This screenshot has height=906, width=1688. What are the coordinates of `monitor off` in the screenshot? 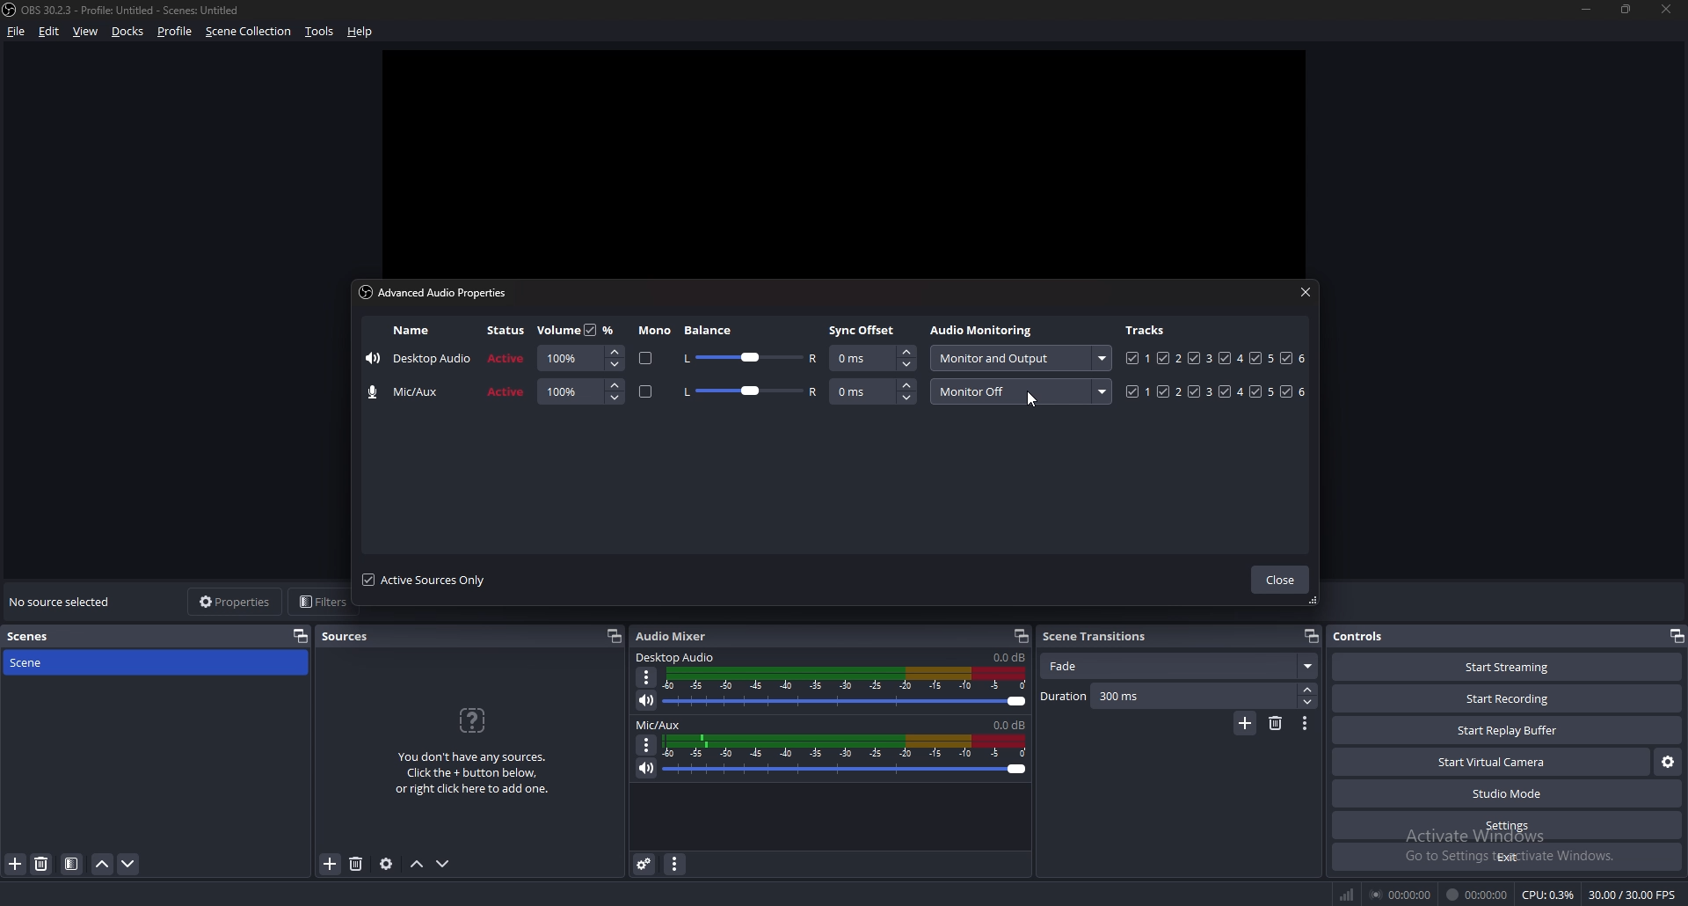 It's located at (1020, 390).